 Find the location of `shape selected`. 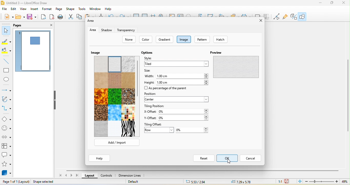

shape selected is located at coordinates (44, 182).